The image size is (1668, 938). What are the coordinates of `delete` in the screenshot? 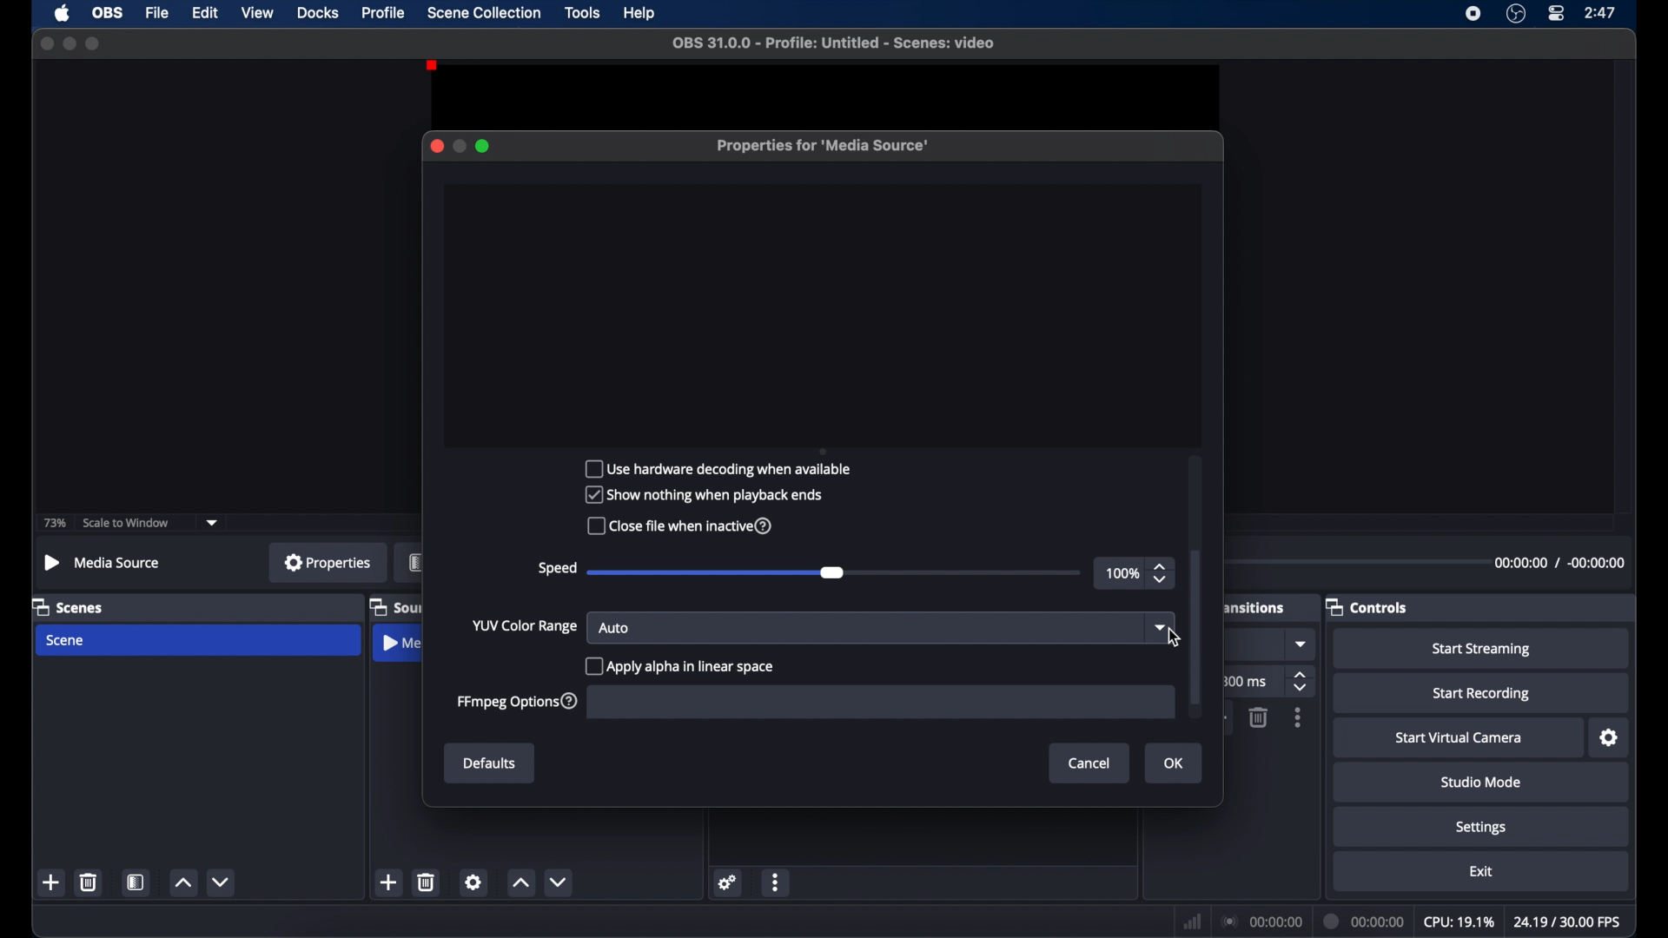 It's located at (89, 882).